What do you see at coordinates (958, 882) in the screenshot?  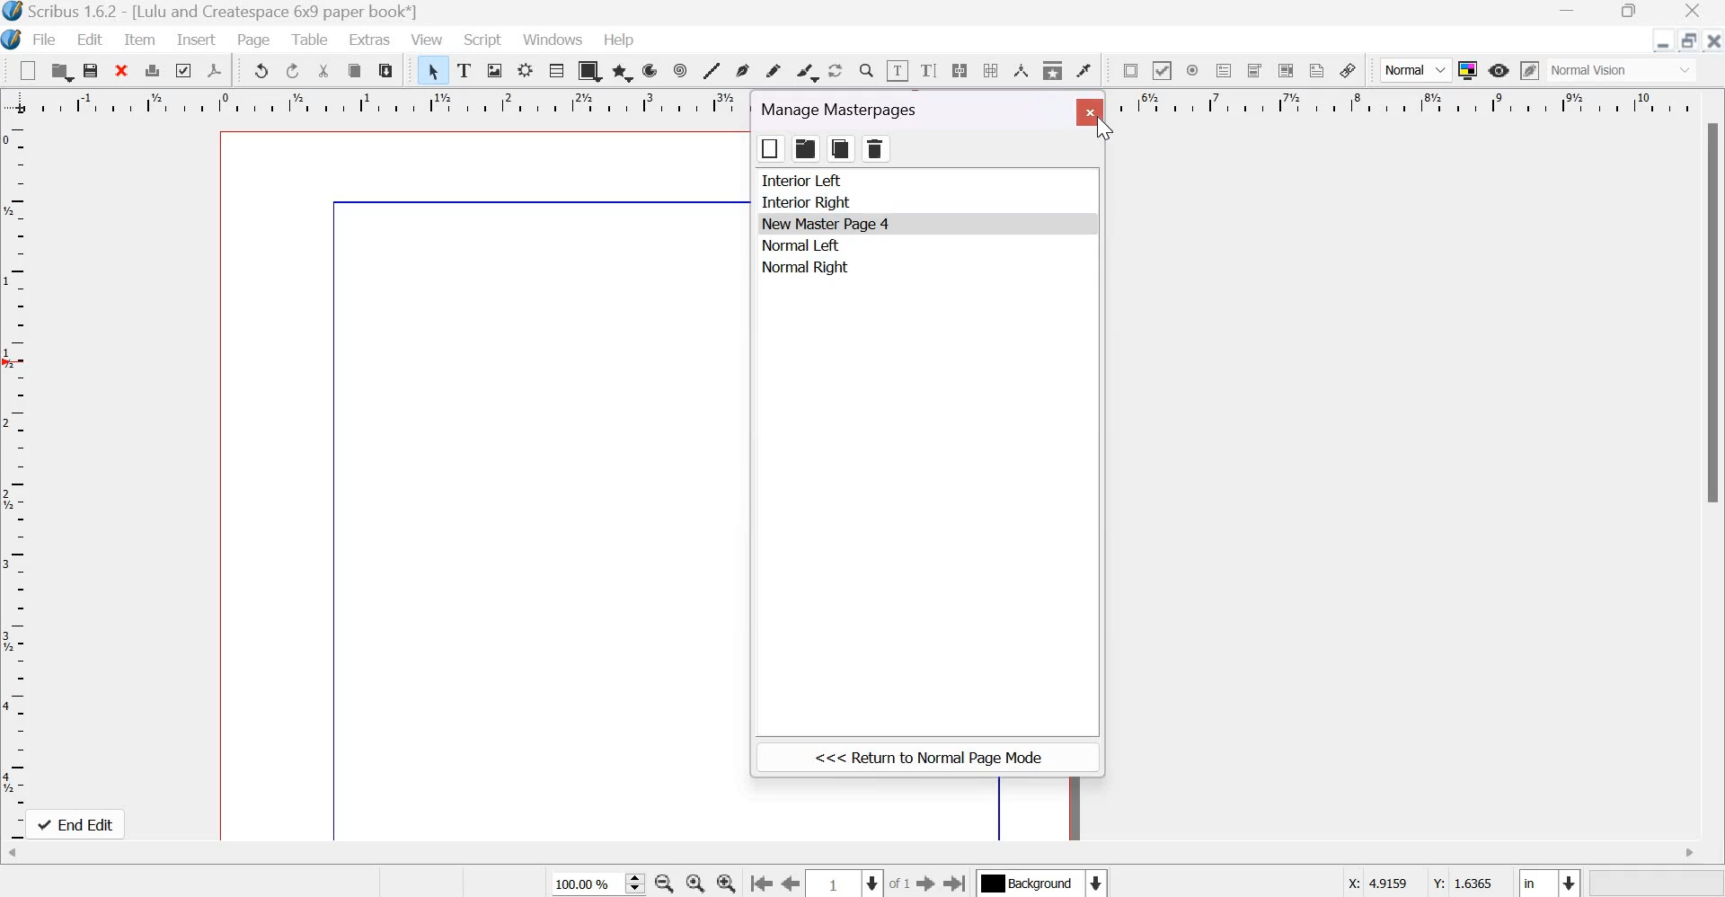 I see `Go the last page` at bounding box center [958, 882].